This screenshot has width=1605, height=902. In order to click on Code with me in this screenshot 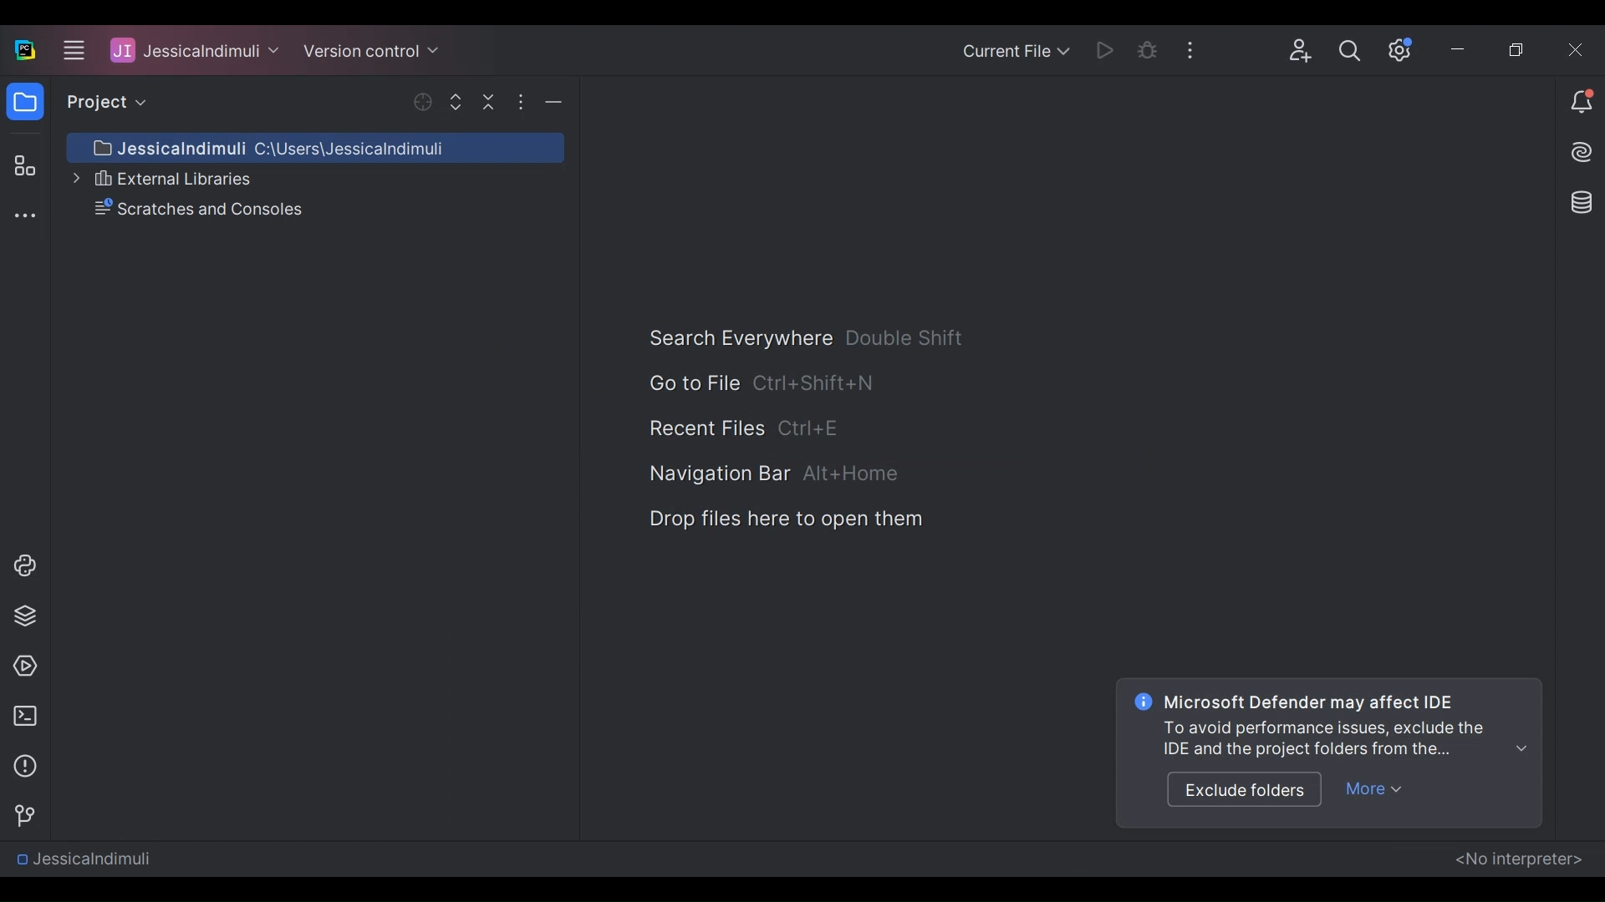, I will do `click(1302, 53)`.